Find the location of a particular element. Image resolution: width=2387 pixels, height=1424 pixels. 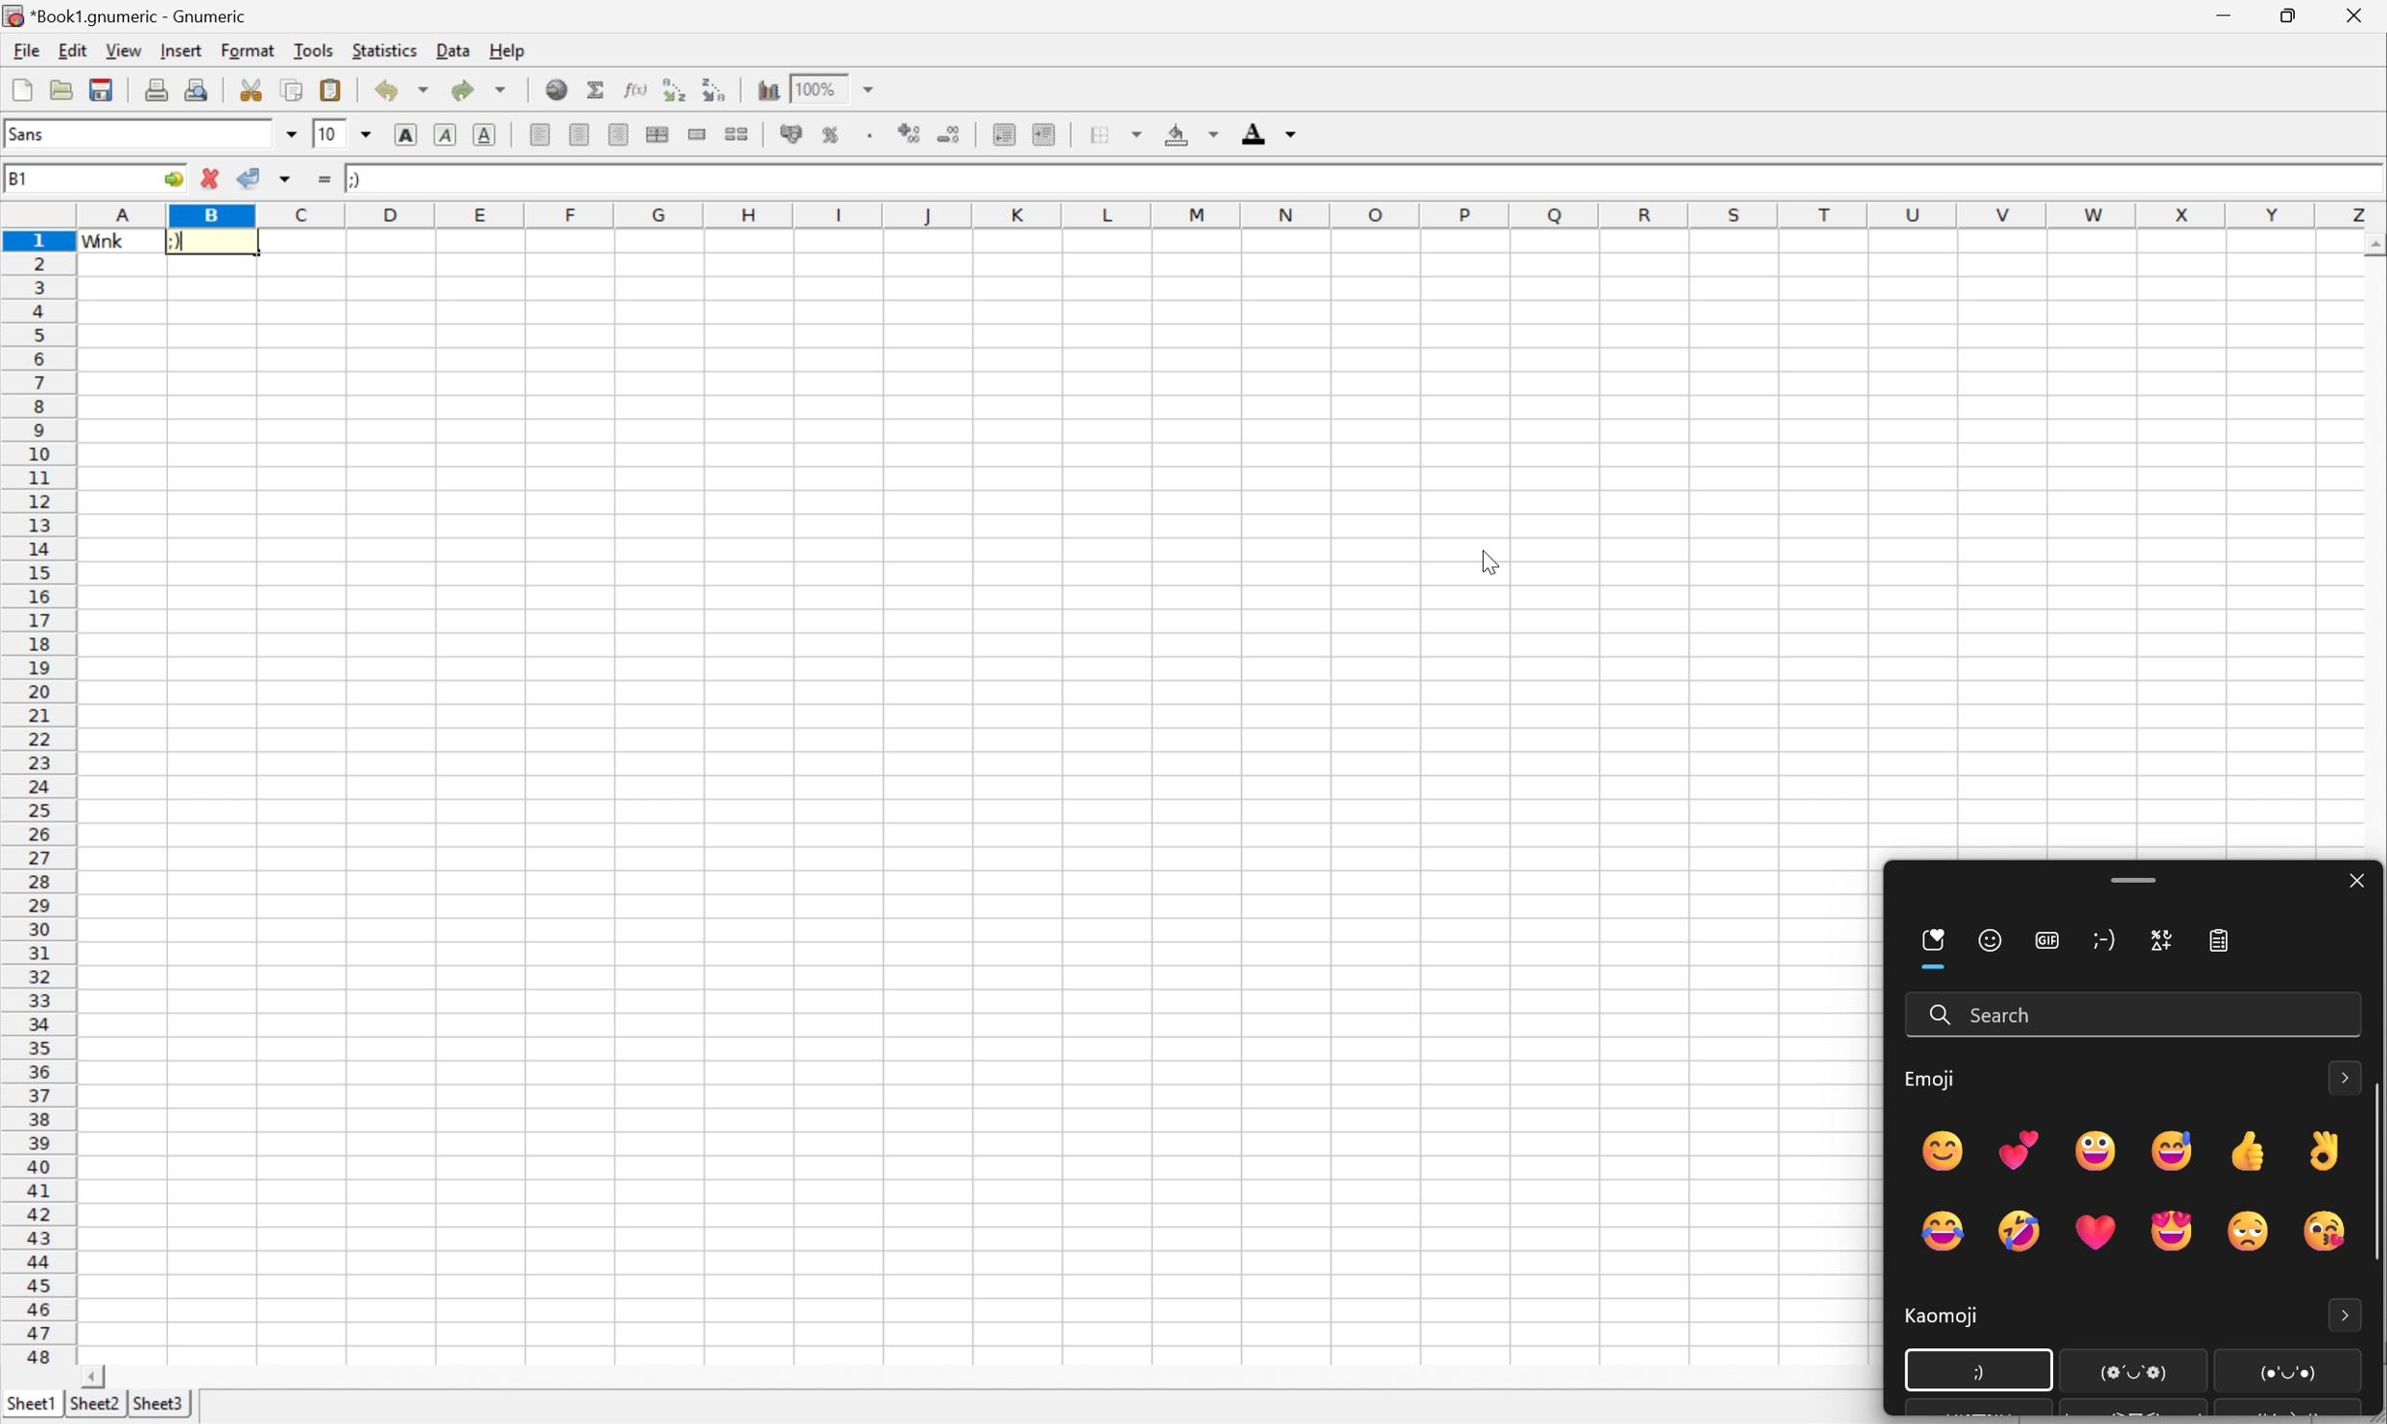

scollbar is located at coordinates (2372, 1177).